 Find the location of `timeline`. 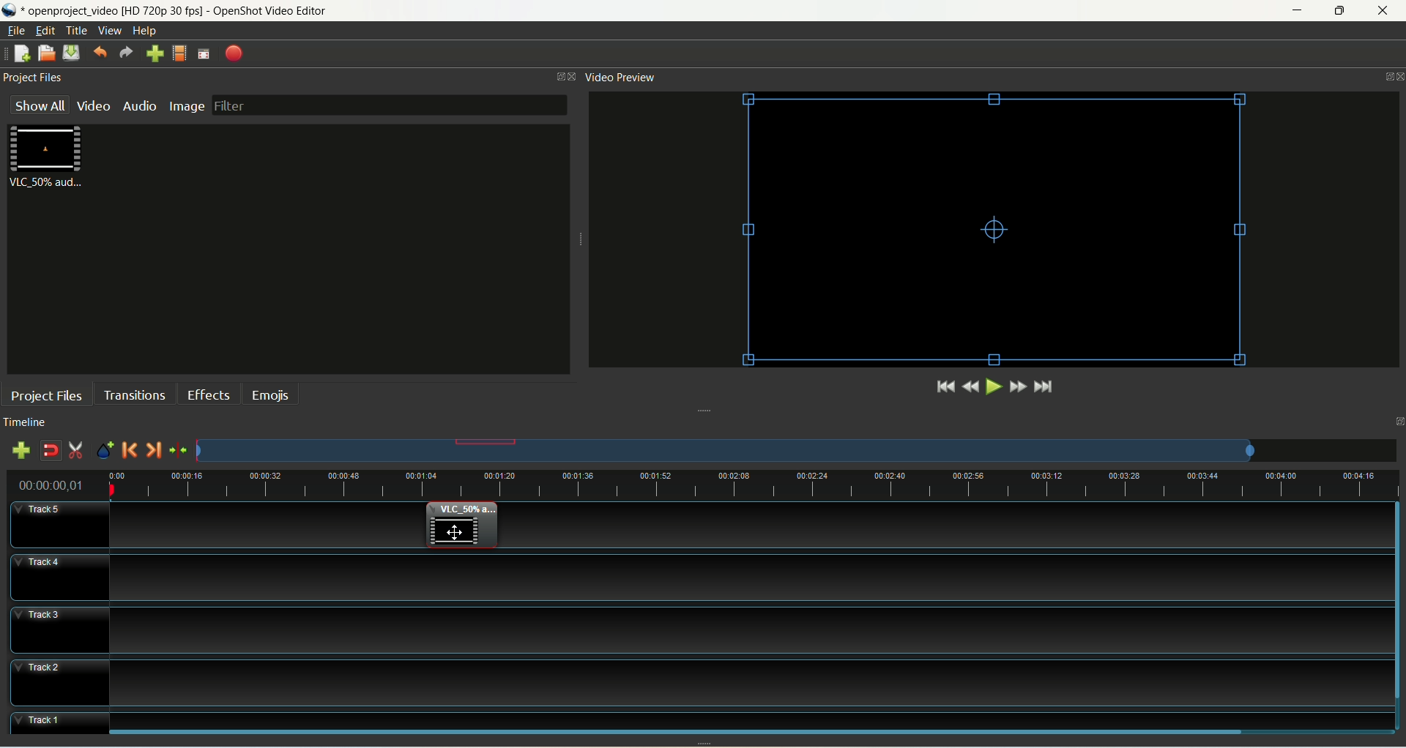

timeline is located at coordinates (29, 422).